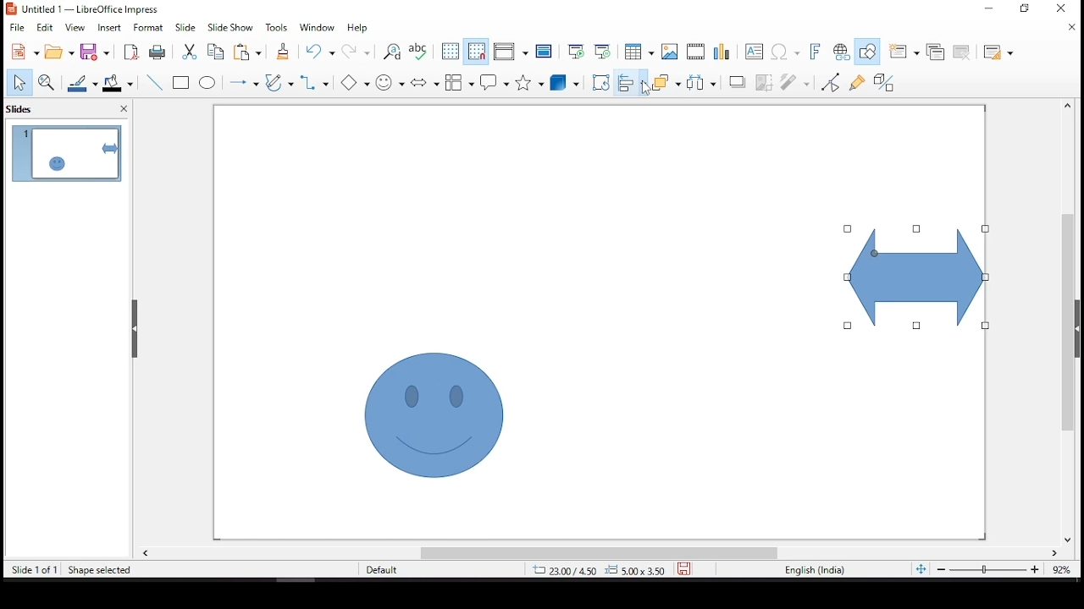 The width and height of the screenshot is (1084, 609). I want to click on stars and banners, so click(527, 82).